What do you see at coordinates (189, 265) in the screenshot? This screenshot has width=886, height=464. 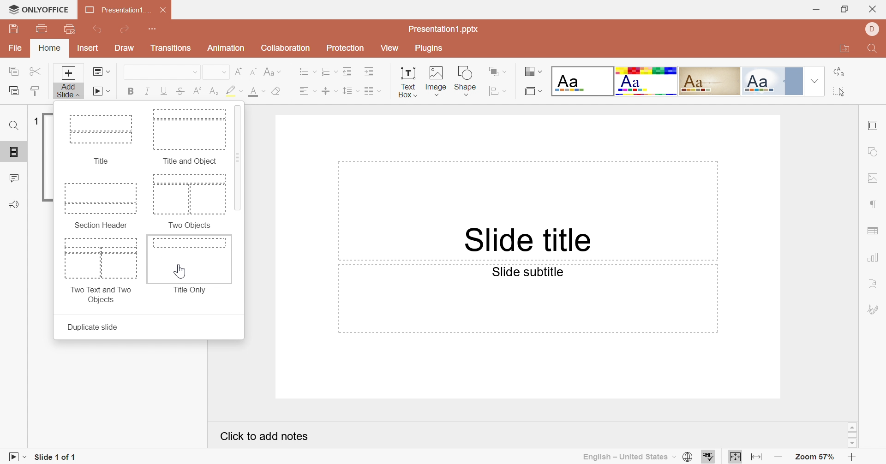 I see `Title Only` at bounding box center [189, 265].